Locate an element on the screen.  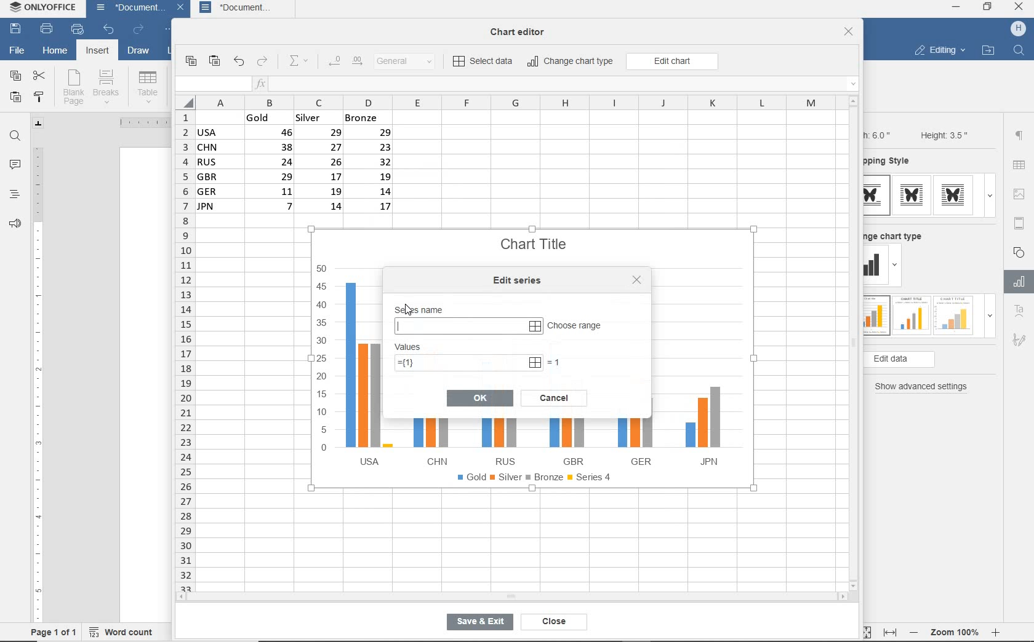
JPN is located at coordinates (700, 427).